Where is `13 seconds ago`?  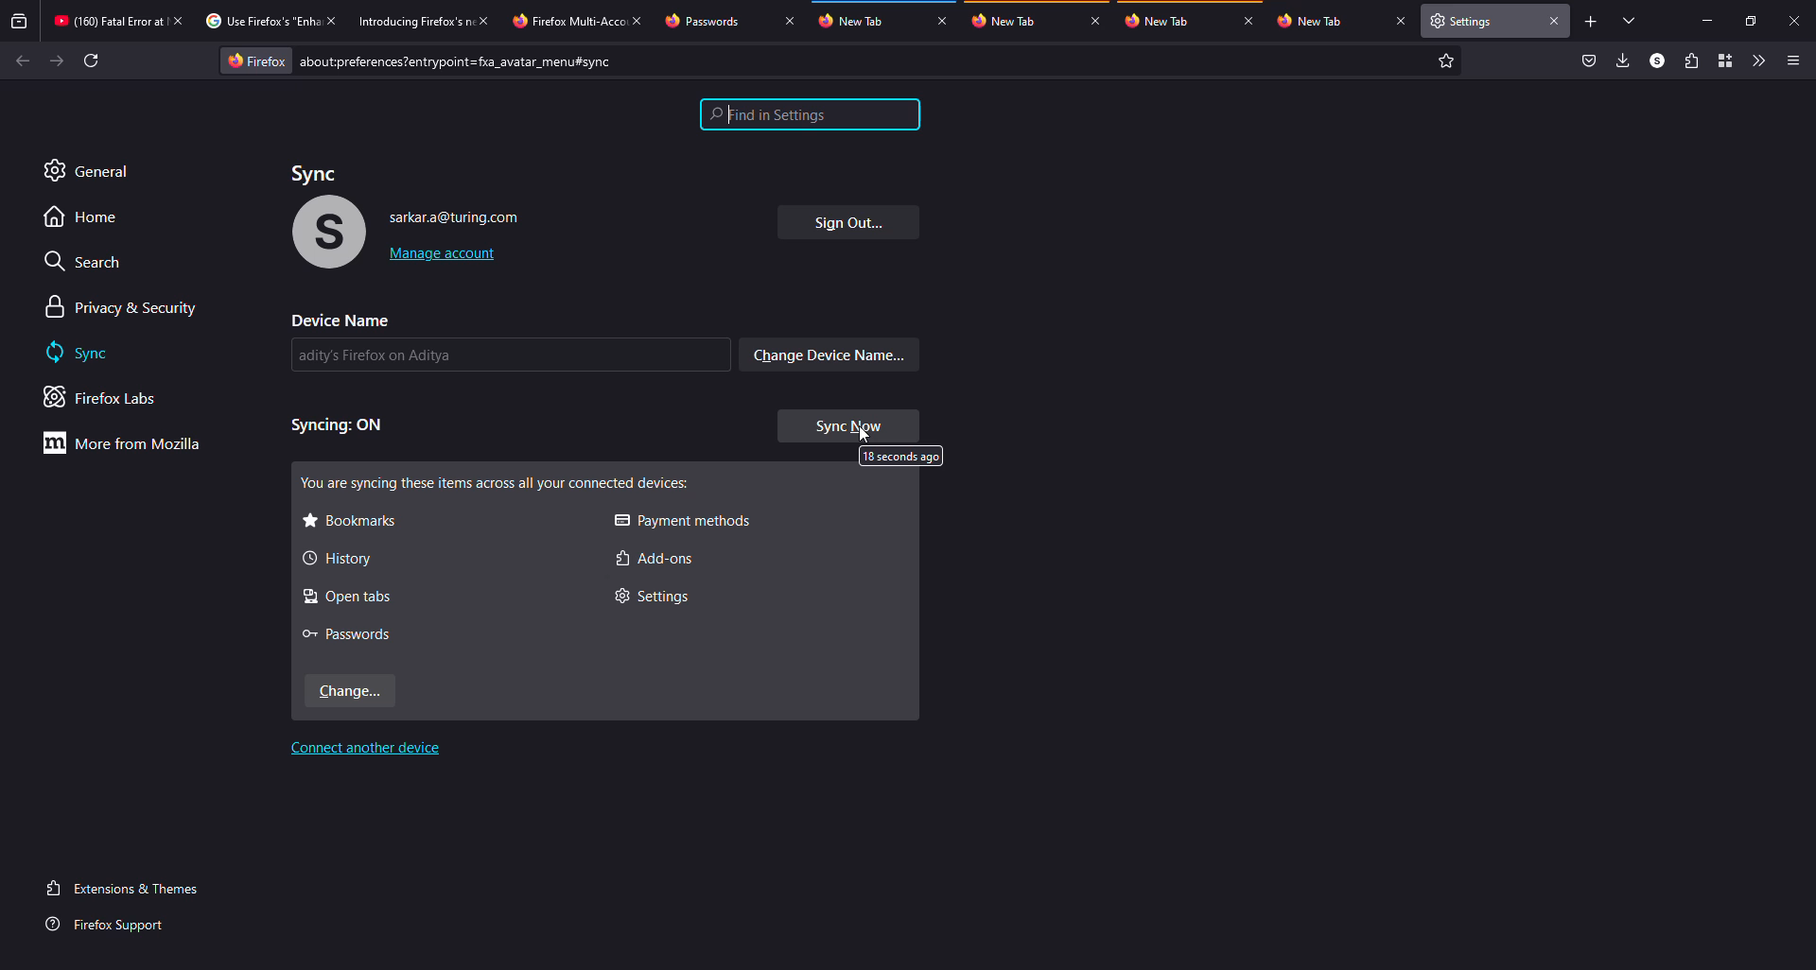 13 seconds ago is located at coordinates (899, 457).